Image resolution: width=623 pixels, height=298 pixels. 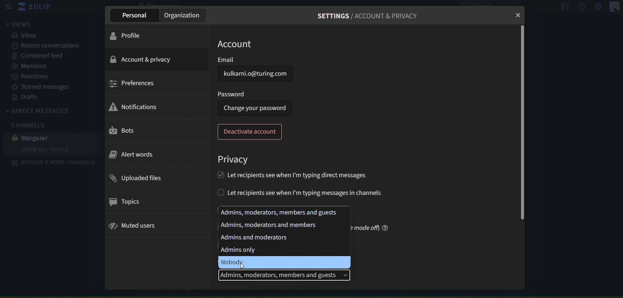 I want to click on password, so click(x=231, y=93).